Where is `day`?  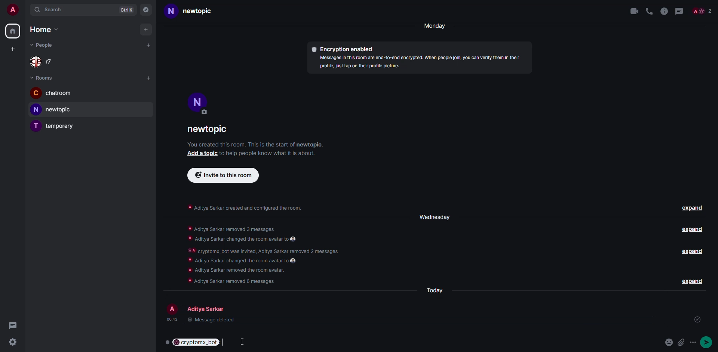 day is located at coordinates (438, 26).